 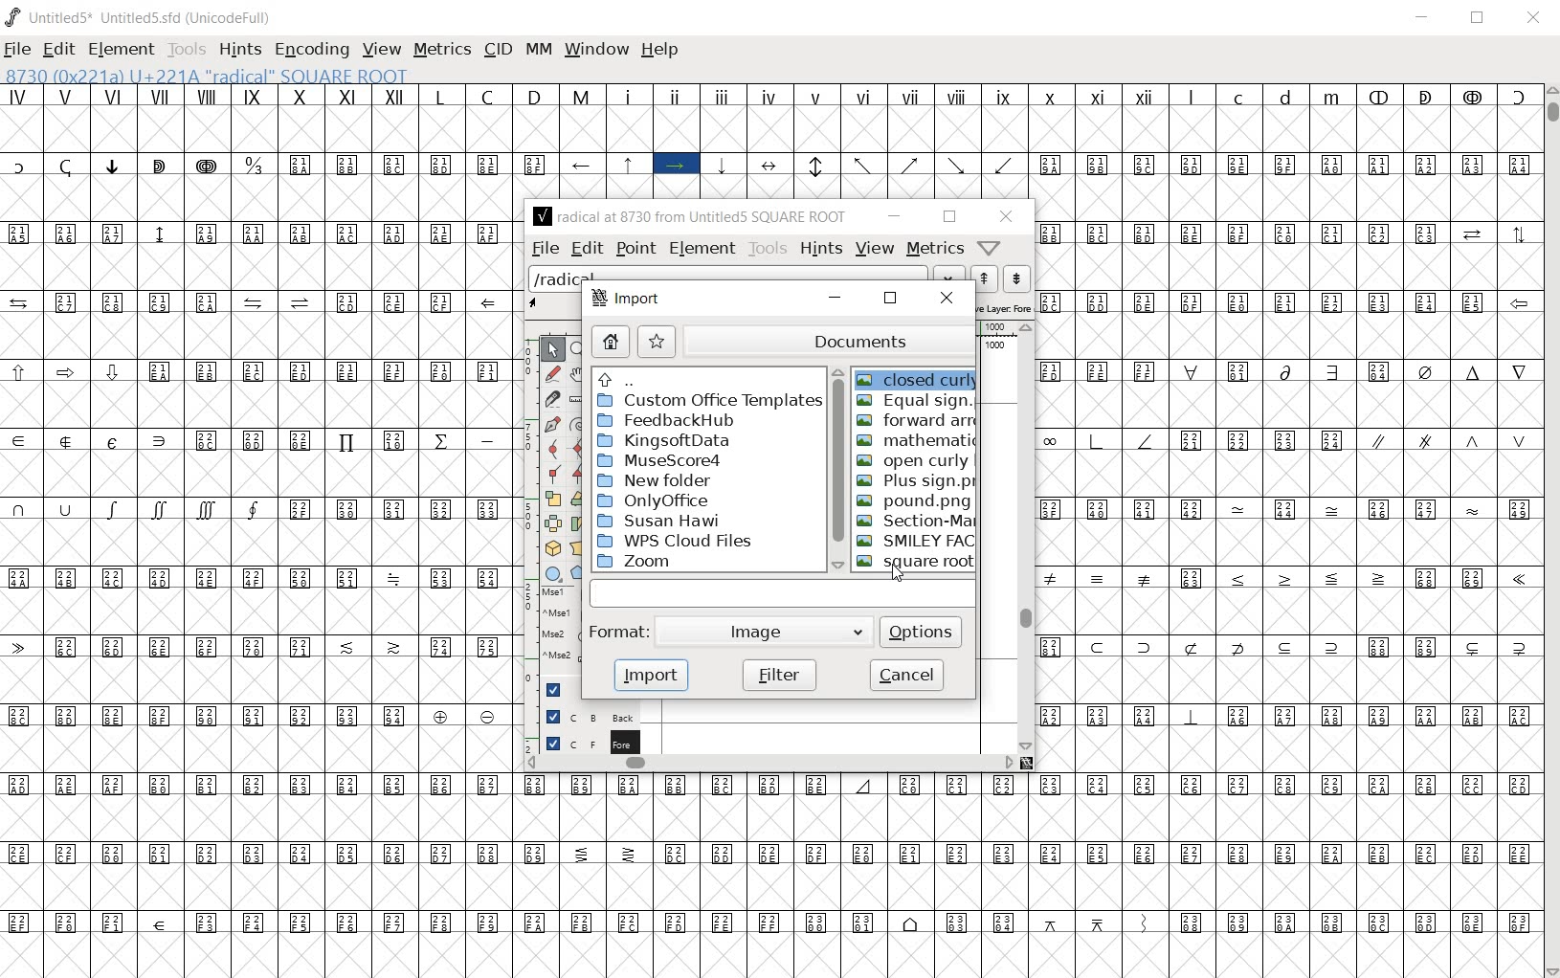 What do you see at coordinates (873, 248) in the screenshot?
I see `view` at bounding box center [873, 248].